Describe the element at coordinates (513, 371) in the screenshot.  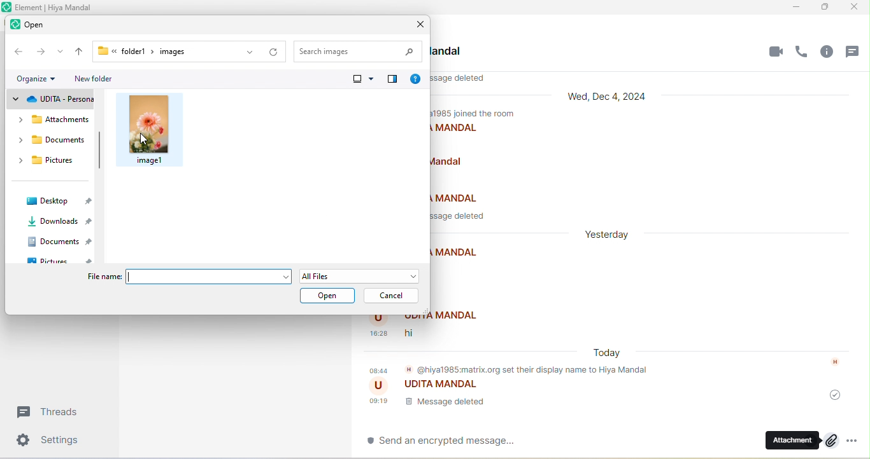
I see `@hiya1985matrix.org set their display name to hiya mandal` at that location.